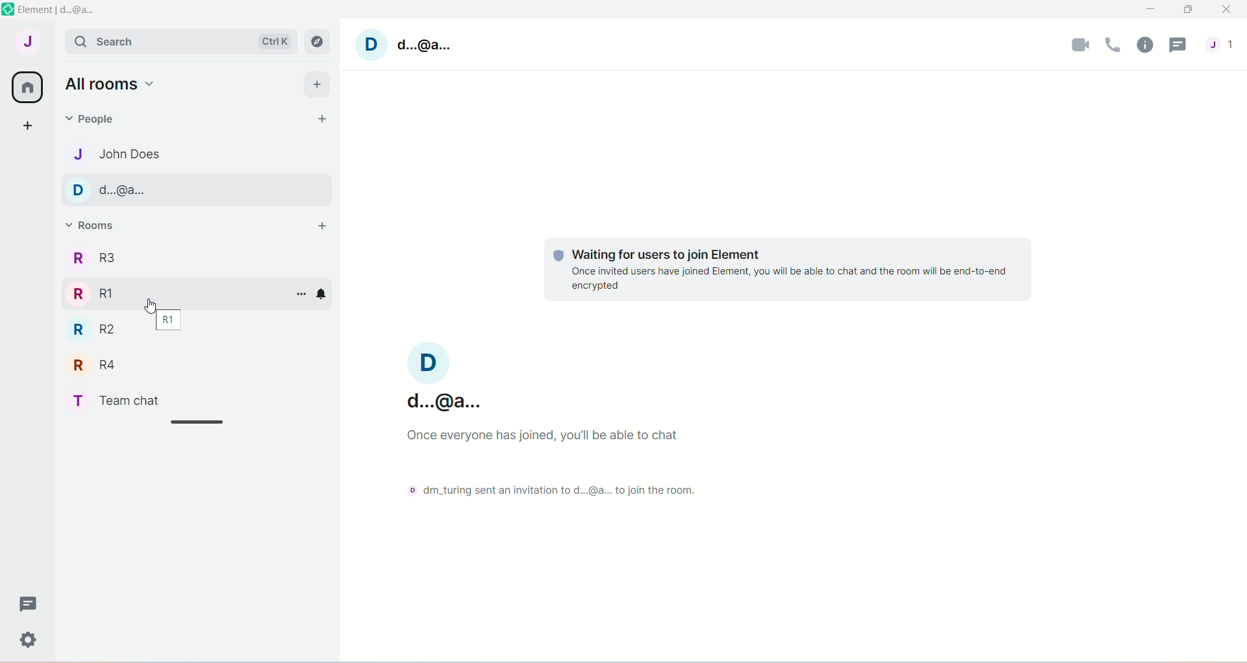 The image size is (1247, 663). What do you see at coordinates (28, 43) in the screenshot?
I see `account J` at bounding box center [28, 43].